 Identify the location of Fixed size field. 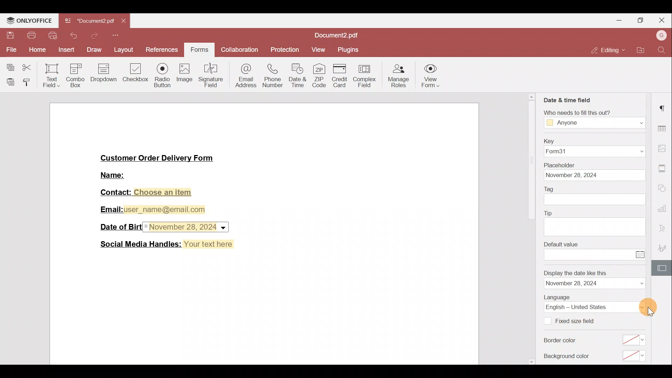
(580, 321).